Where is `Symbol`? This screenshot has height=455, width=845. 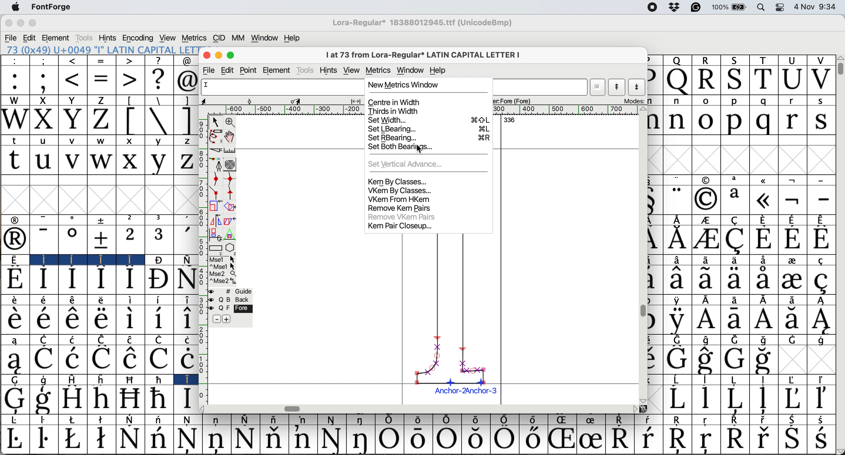
Symbol is located at coordinates (72, 280).